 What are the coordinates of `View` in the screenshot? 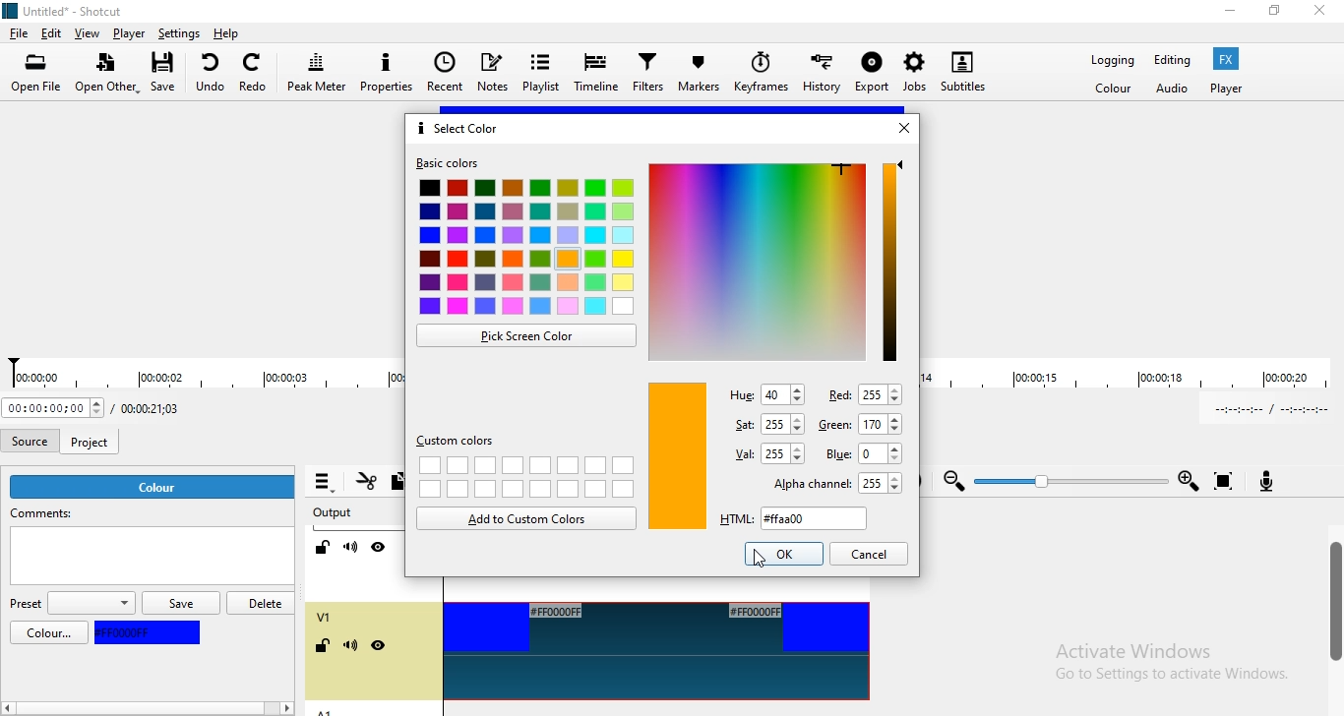 It's located at (88, 32).